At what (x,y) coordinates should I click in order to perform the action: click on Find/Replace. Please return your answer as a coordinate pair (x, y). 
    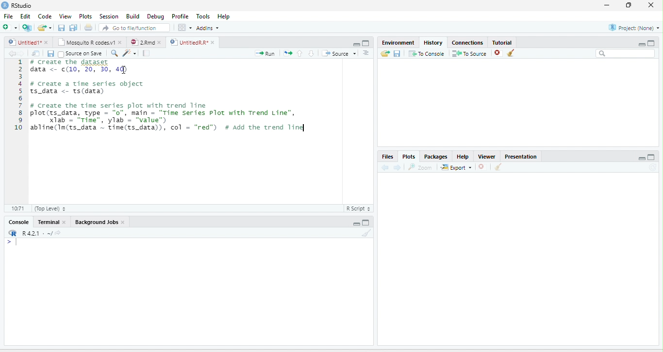
    Looking at the image, I should click on (115, 53).